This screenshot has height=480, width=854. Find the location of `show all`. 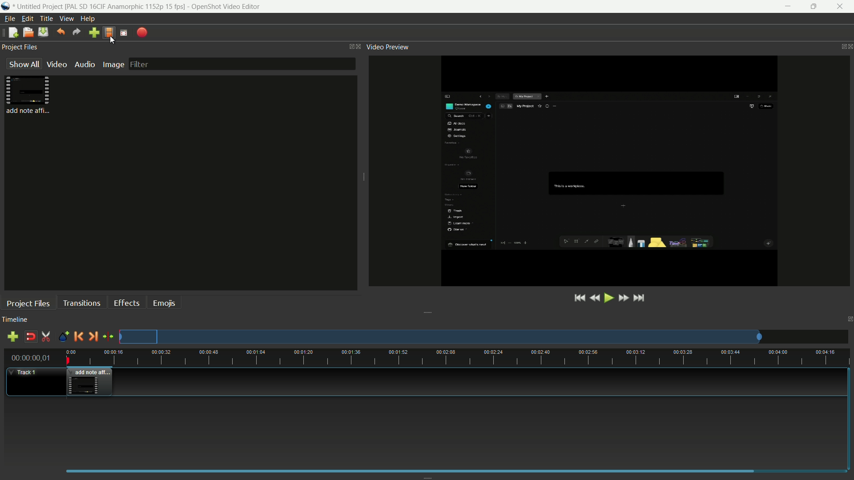

show all is located at coordinates (22, 64).